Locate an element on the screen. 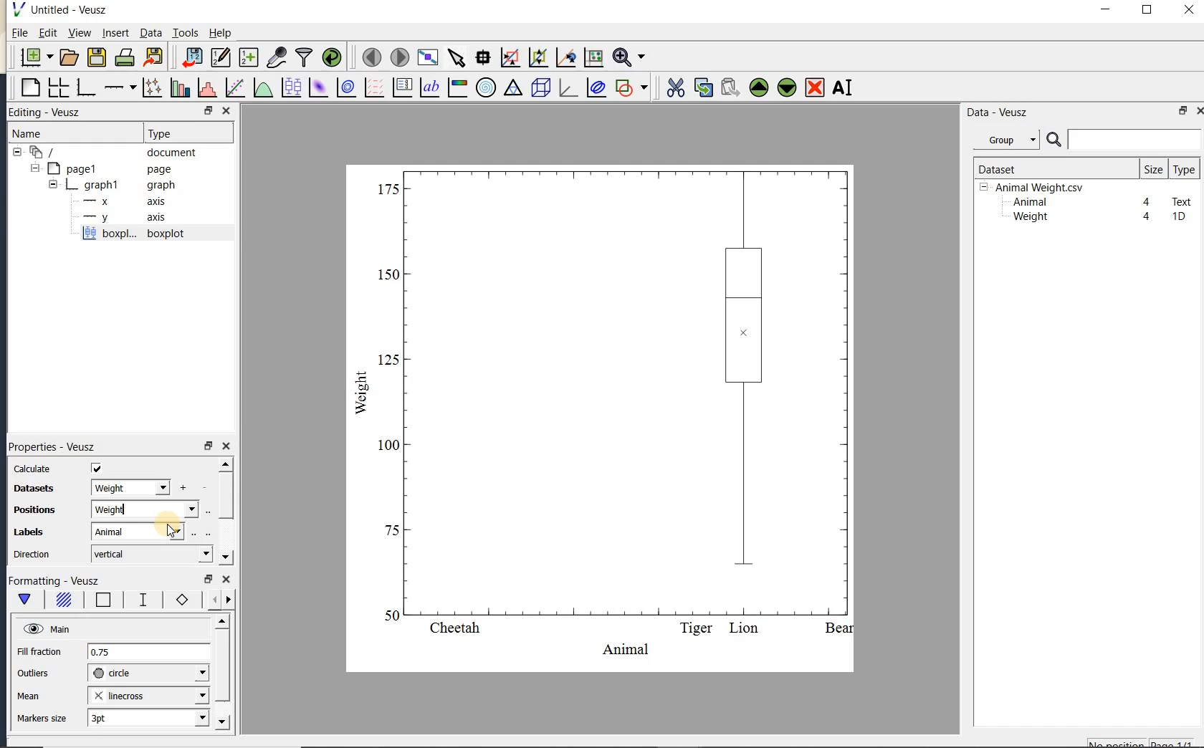 The width and height of the screenshot is (1204, 748). Main is located at coordinates (47, 628).